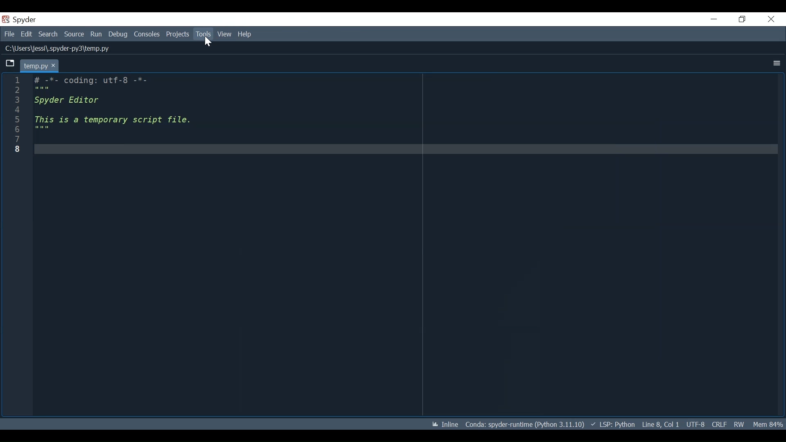 Image resolution: width=786 pixels, height=442 pixels. What do you see at coordinates (96, 35) in the screenshot?
I see `Run` at bounding box center [96, 35].